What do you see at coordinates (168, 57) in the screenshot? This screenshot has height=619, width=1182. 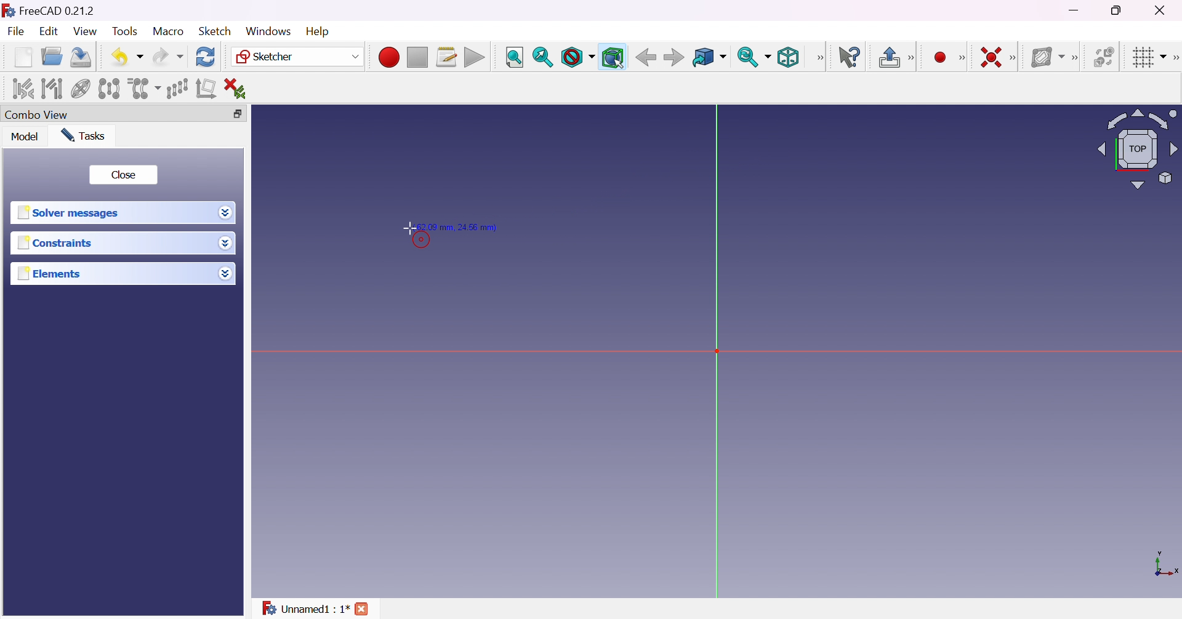 I see `Redo` at bounding box center [168, 57].